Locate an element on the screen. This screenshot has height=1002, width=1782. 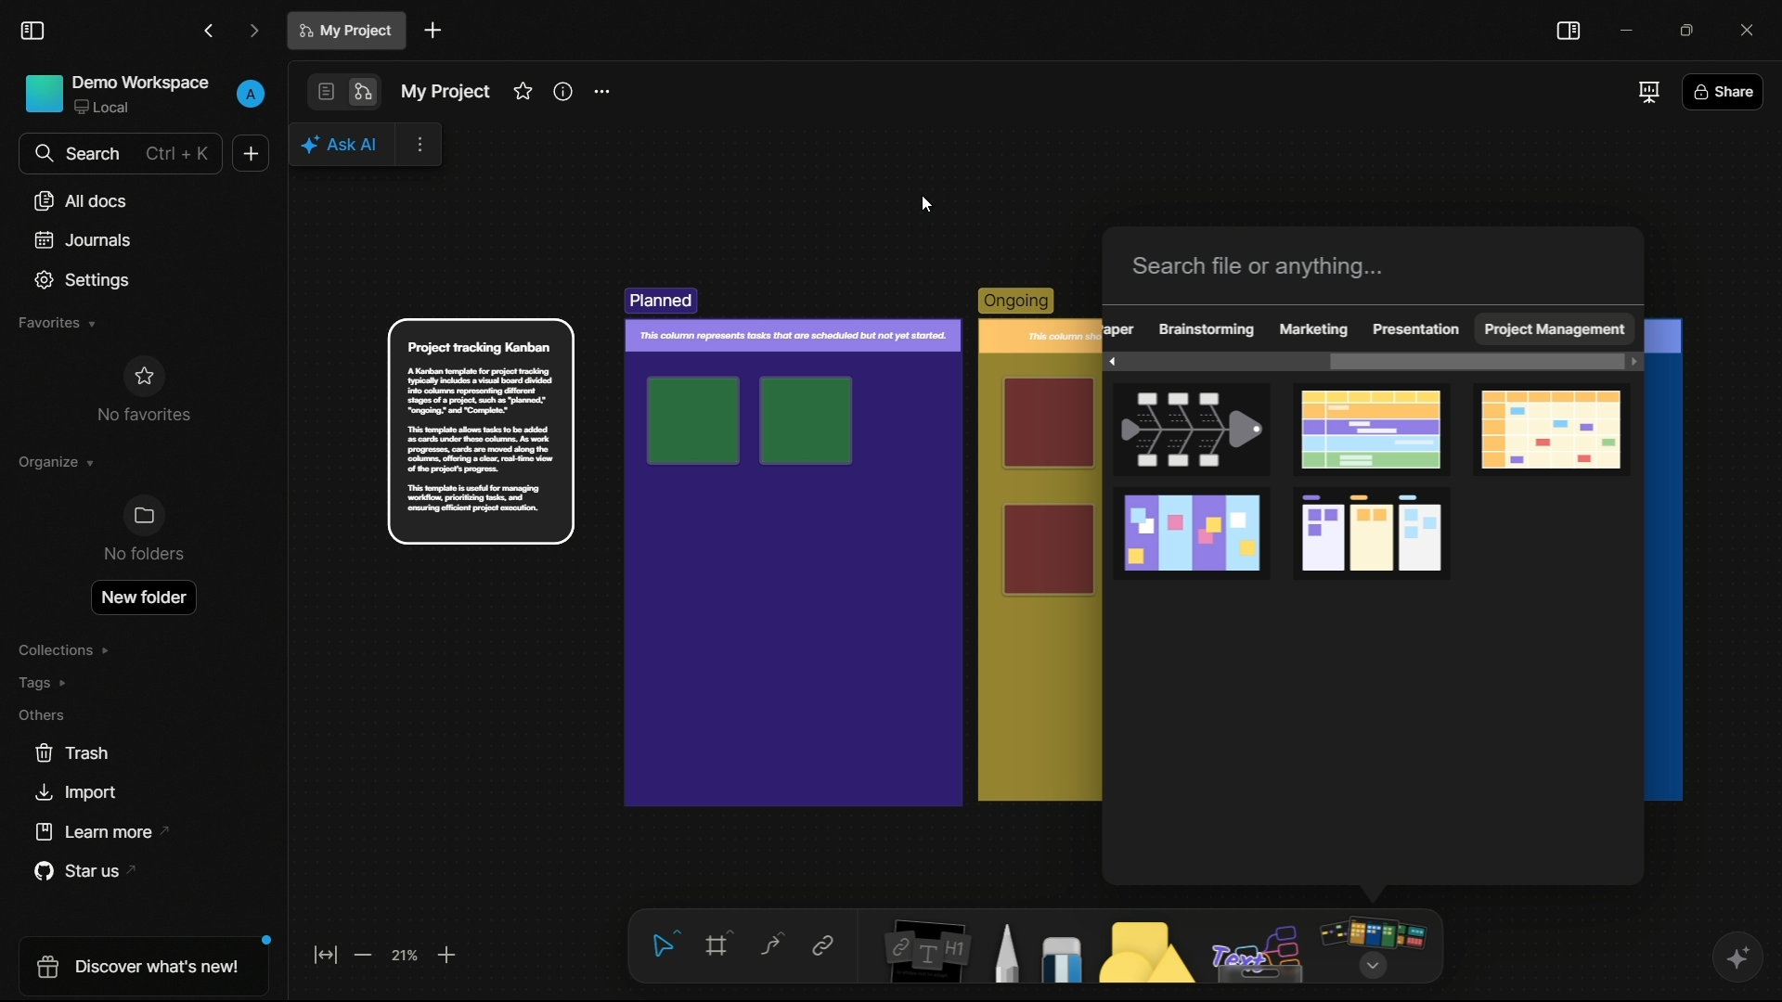
profile icon is located at coordinates (252, 91).